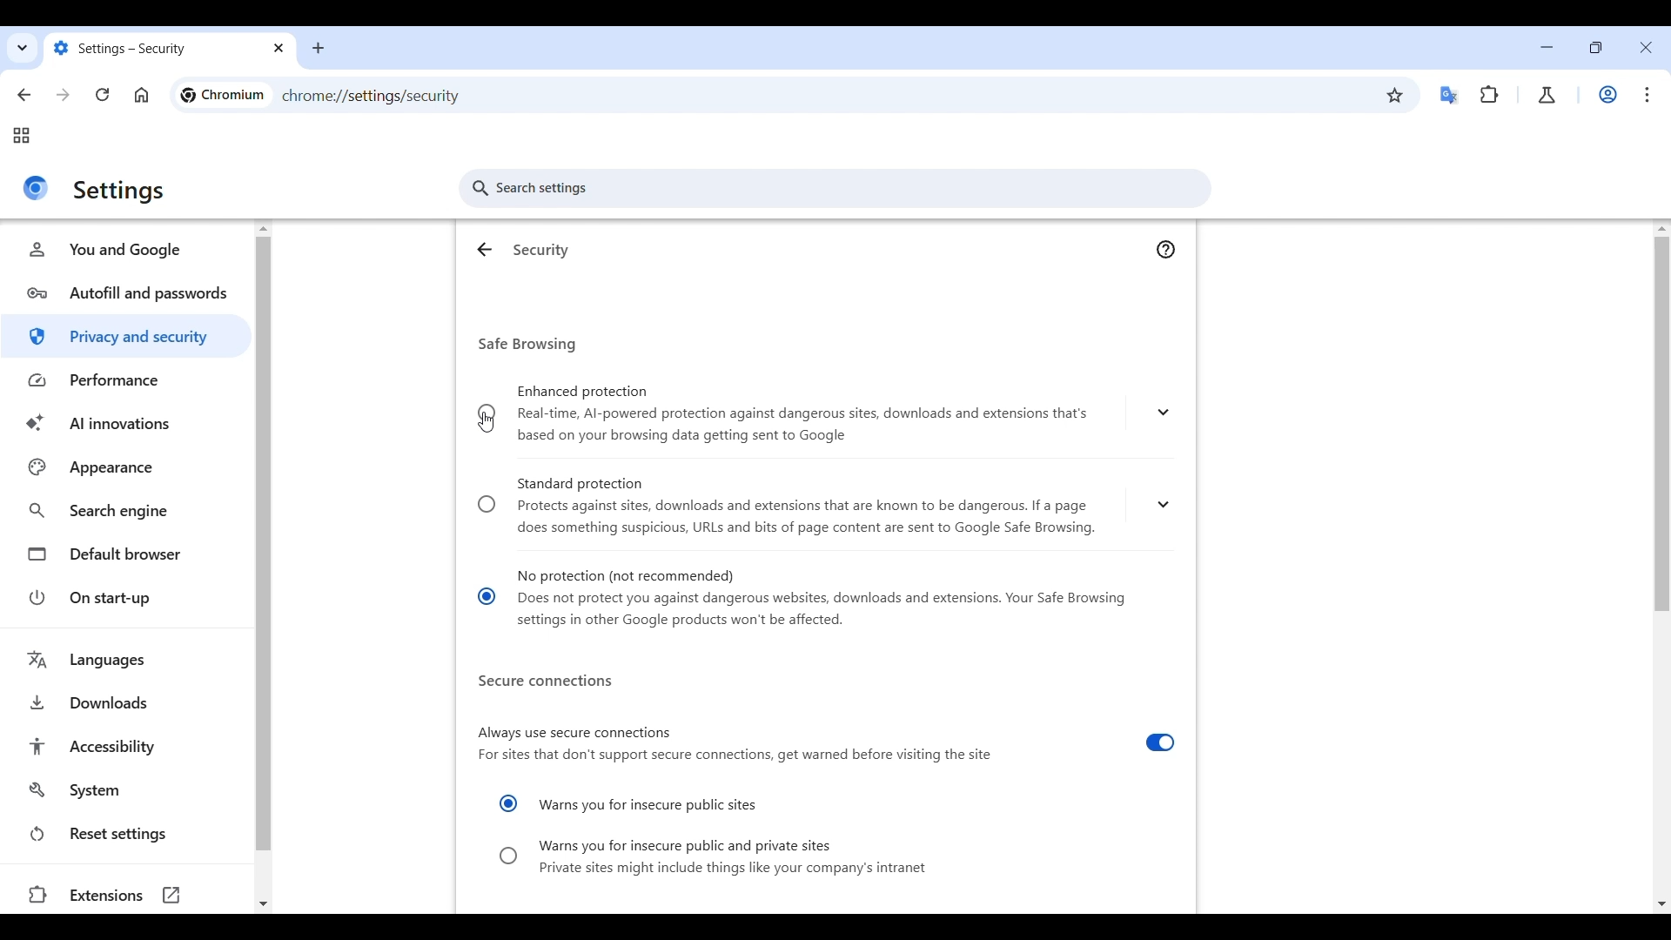  What do you see at coordinates (103, 94) in the screenshot?
I see `Reload page` at bounding box center [103, 94].